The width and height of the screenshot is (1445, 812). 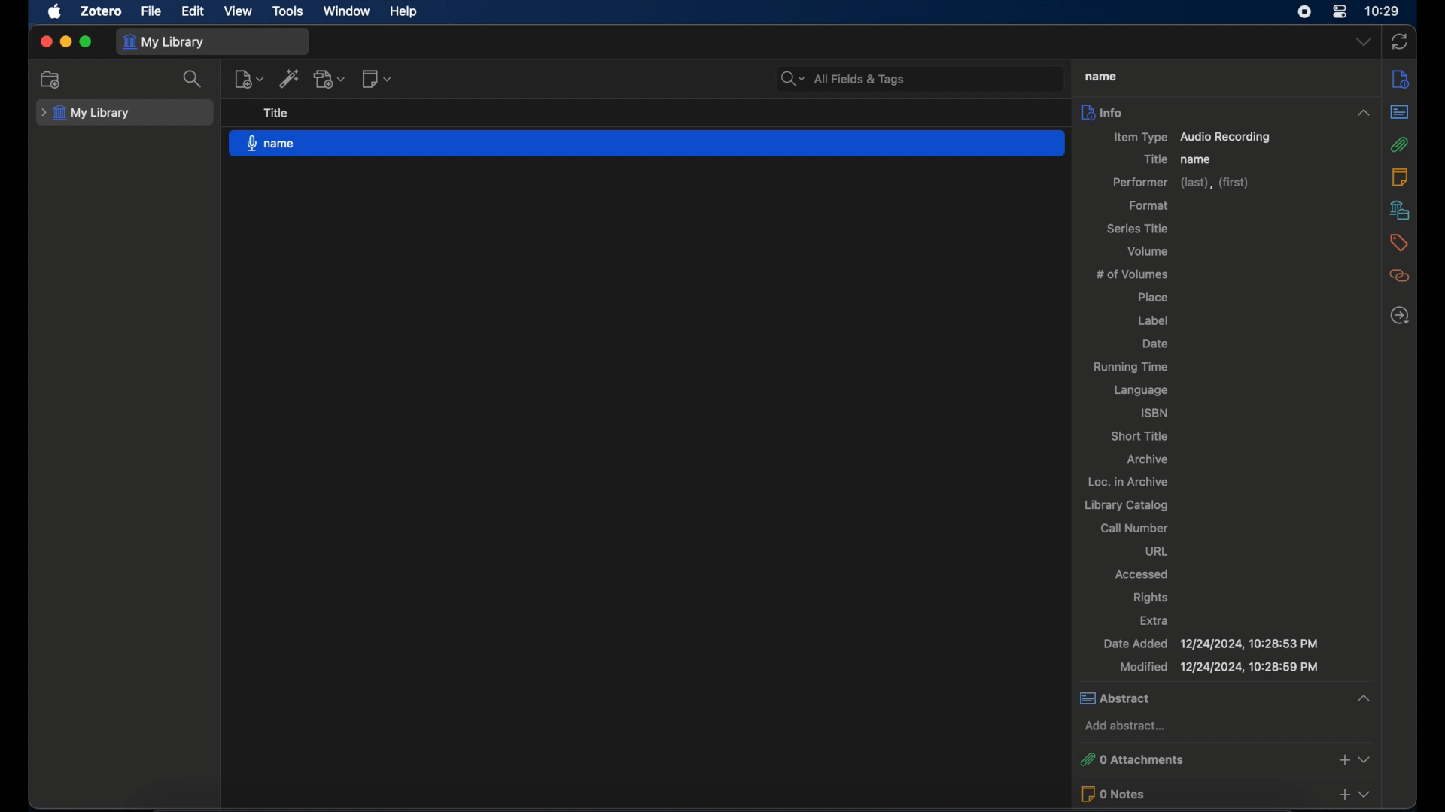 I want to click on related, so click(x=1401, y=276).